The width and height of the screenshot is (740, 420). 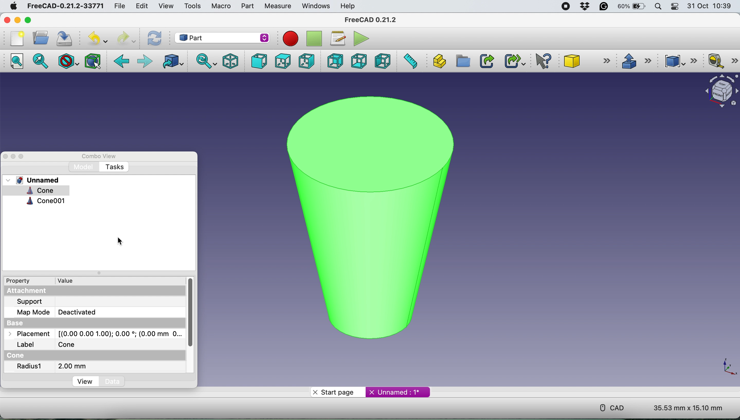 I want to click on redo, so click(x=125, y=38).